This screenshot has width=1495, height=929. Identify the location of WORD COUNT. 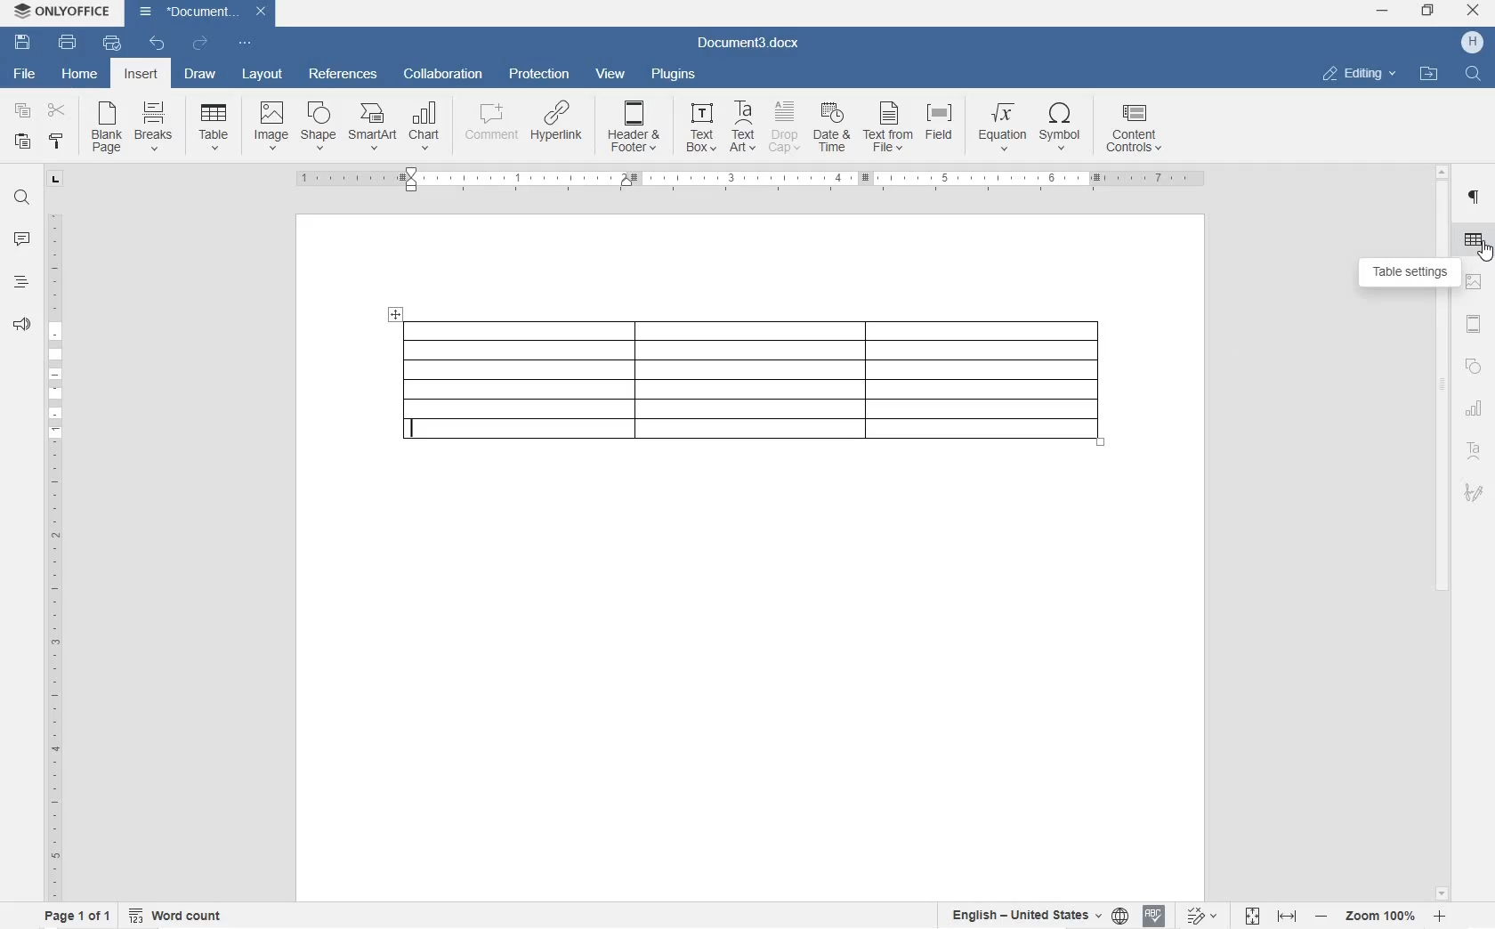
(175, 913).